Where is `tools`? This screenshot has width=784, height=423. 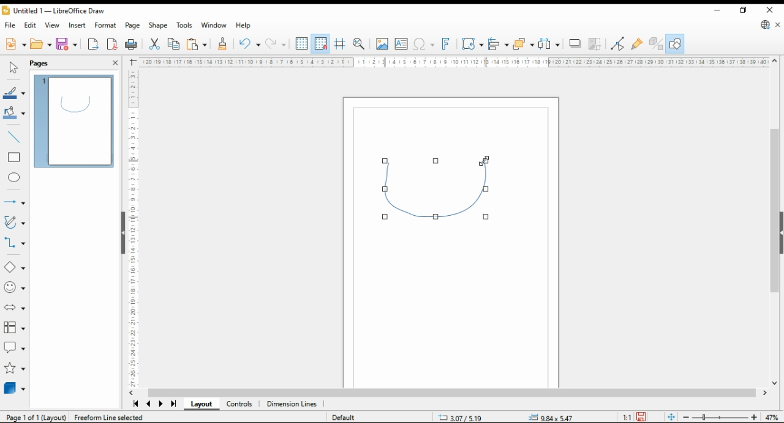 tools is located at coordinates (185, 25).